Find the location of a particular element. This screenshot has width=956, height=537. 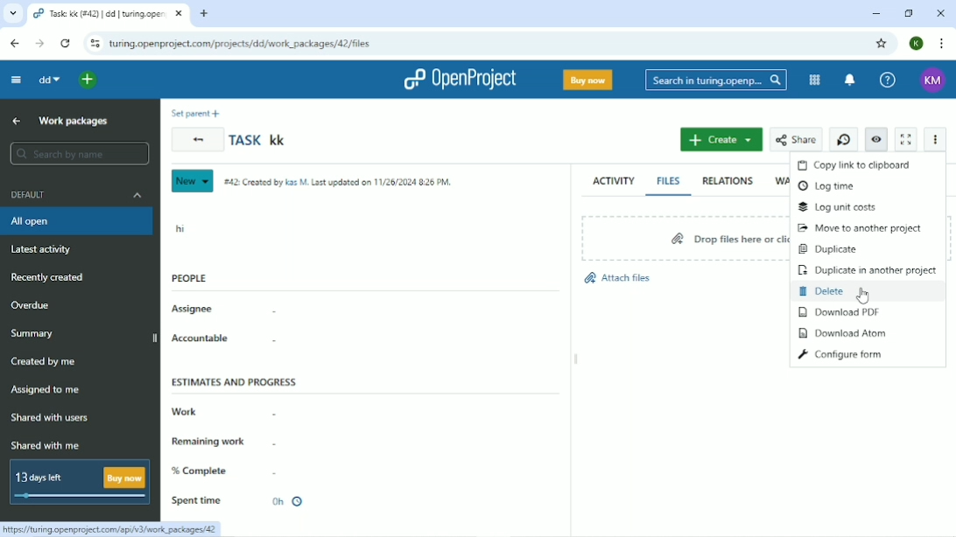

Overdue is located at coordinates (31, 306).